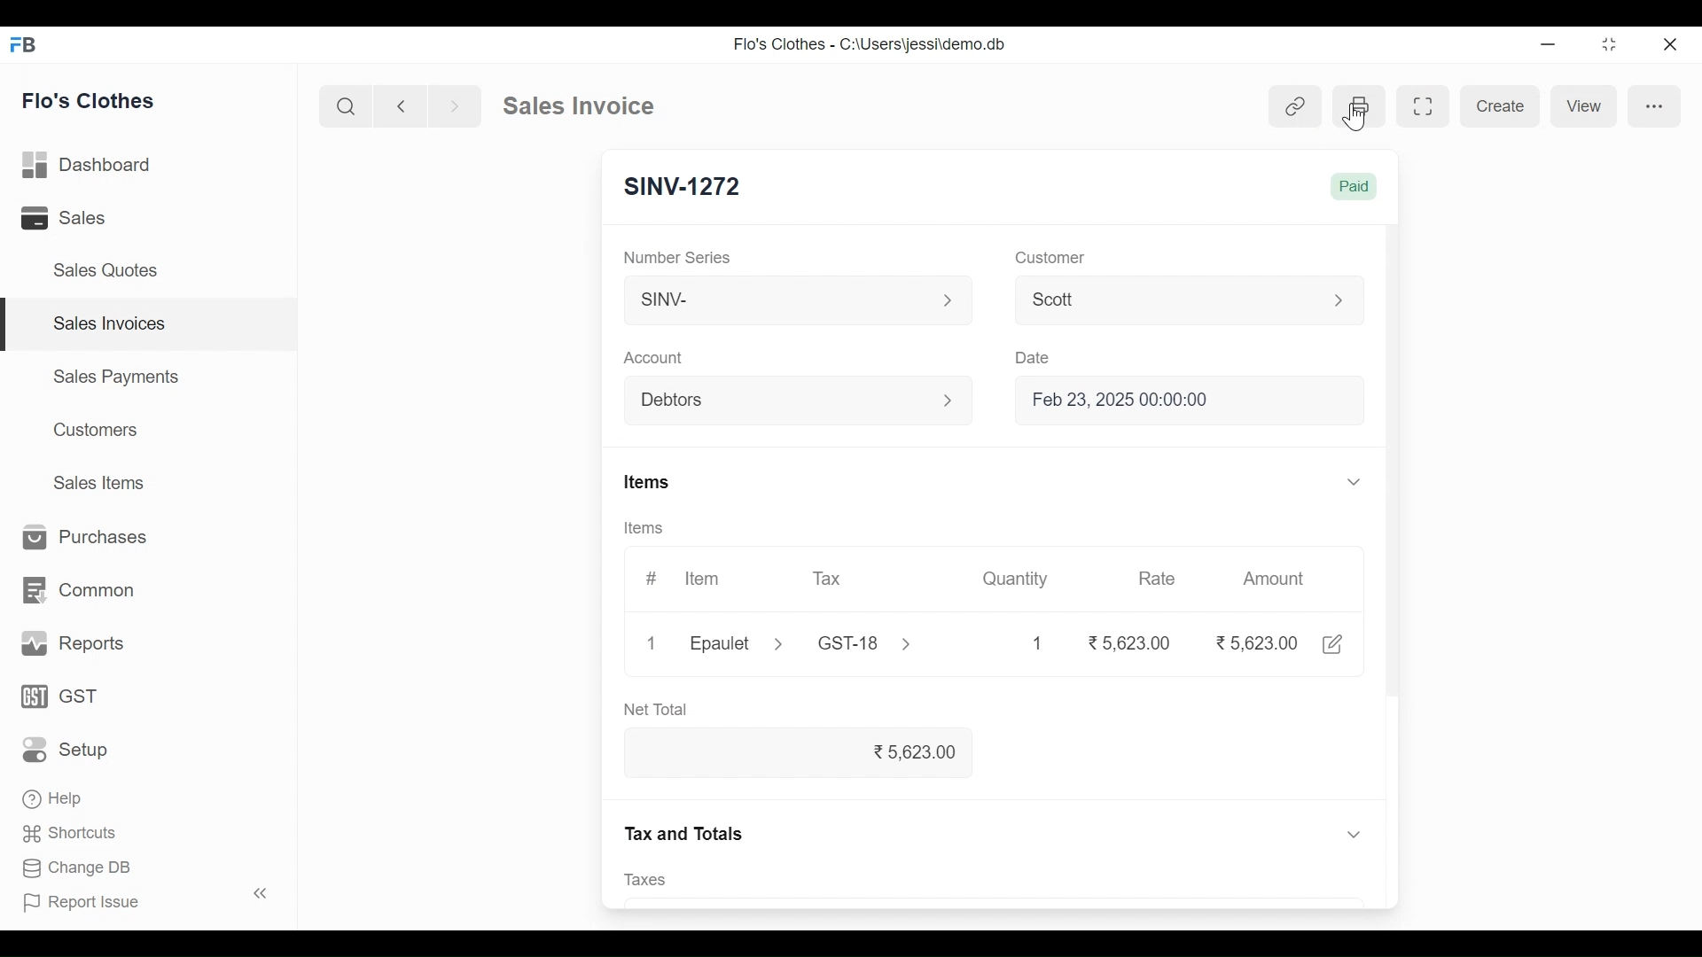 This screenshot has width=1702, height=957. What do you see at coordinates (150, 324) in the screenshot?
I see `Sales Invoices` at bounding box center [150, 324].